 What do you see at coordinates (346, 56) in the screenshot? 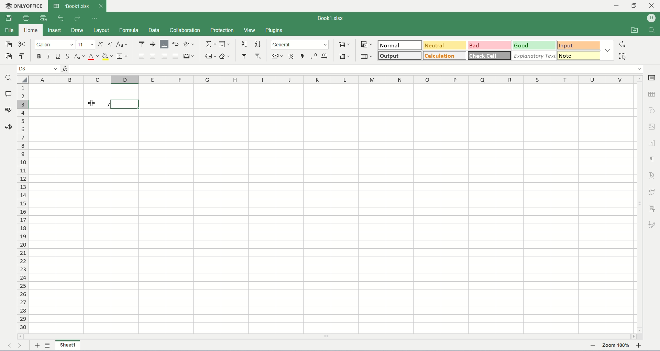
I see `remove cell` at bounding box center [346, 56].